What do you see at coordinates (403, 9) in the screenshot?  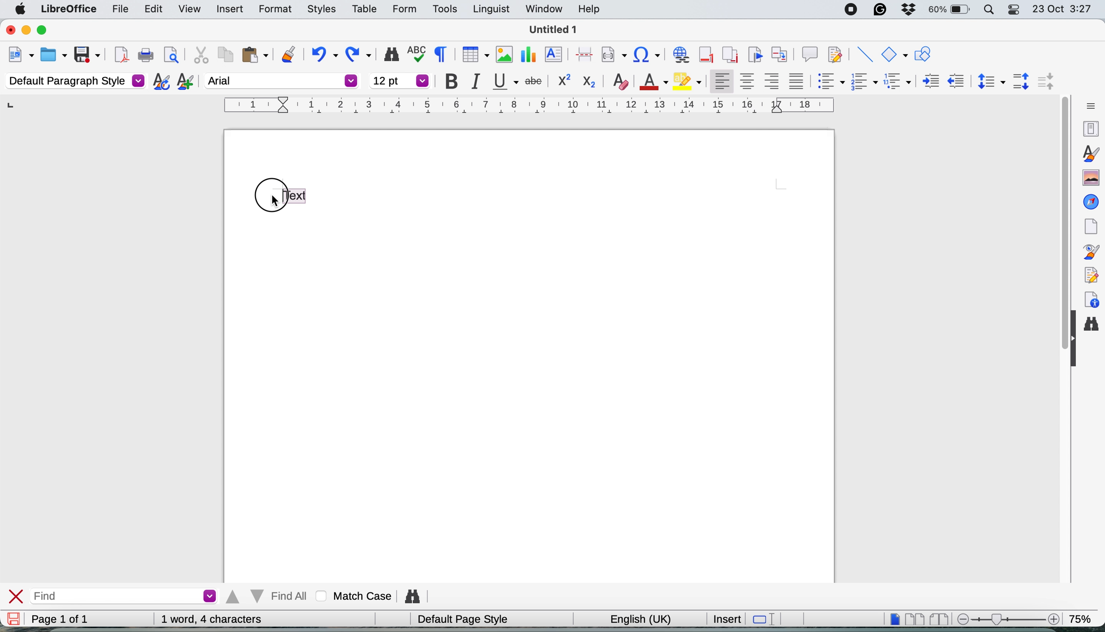 I see `form` at bounding box center [403, 9].